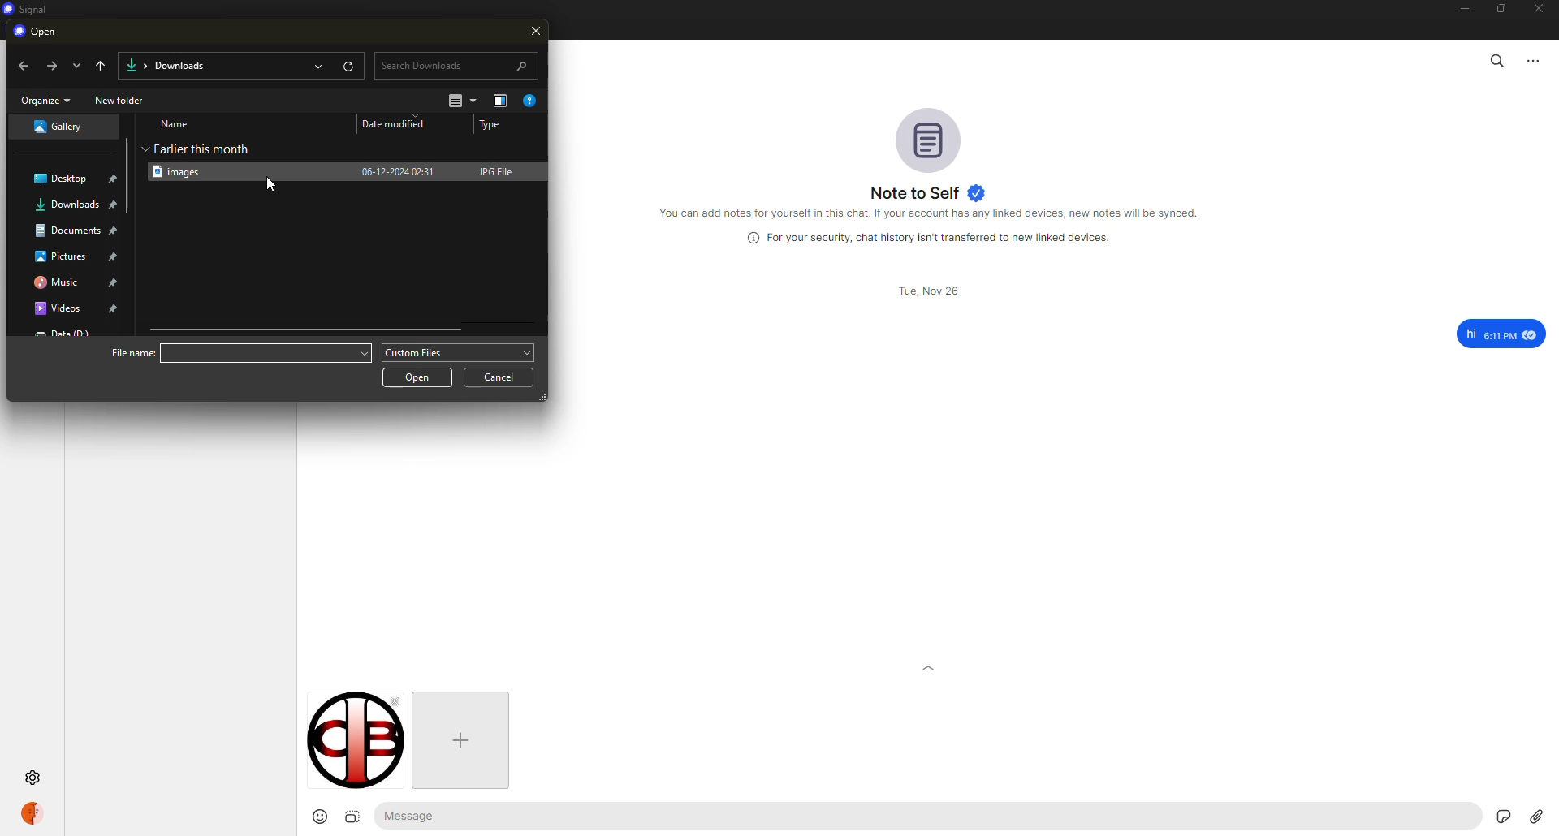 The width and height of the screenshot is (1559, 836). Describe the element at coordinates (500, 101) in the screenshot. I see `manage` at that location.